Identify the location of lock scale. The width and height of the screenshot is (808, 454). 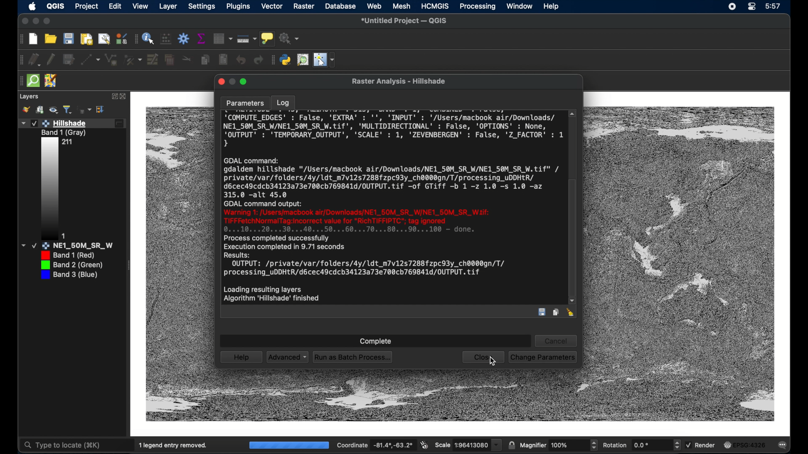
(511, 446).